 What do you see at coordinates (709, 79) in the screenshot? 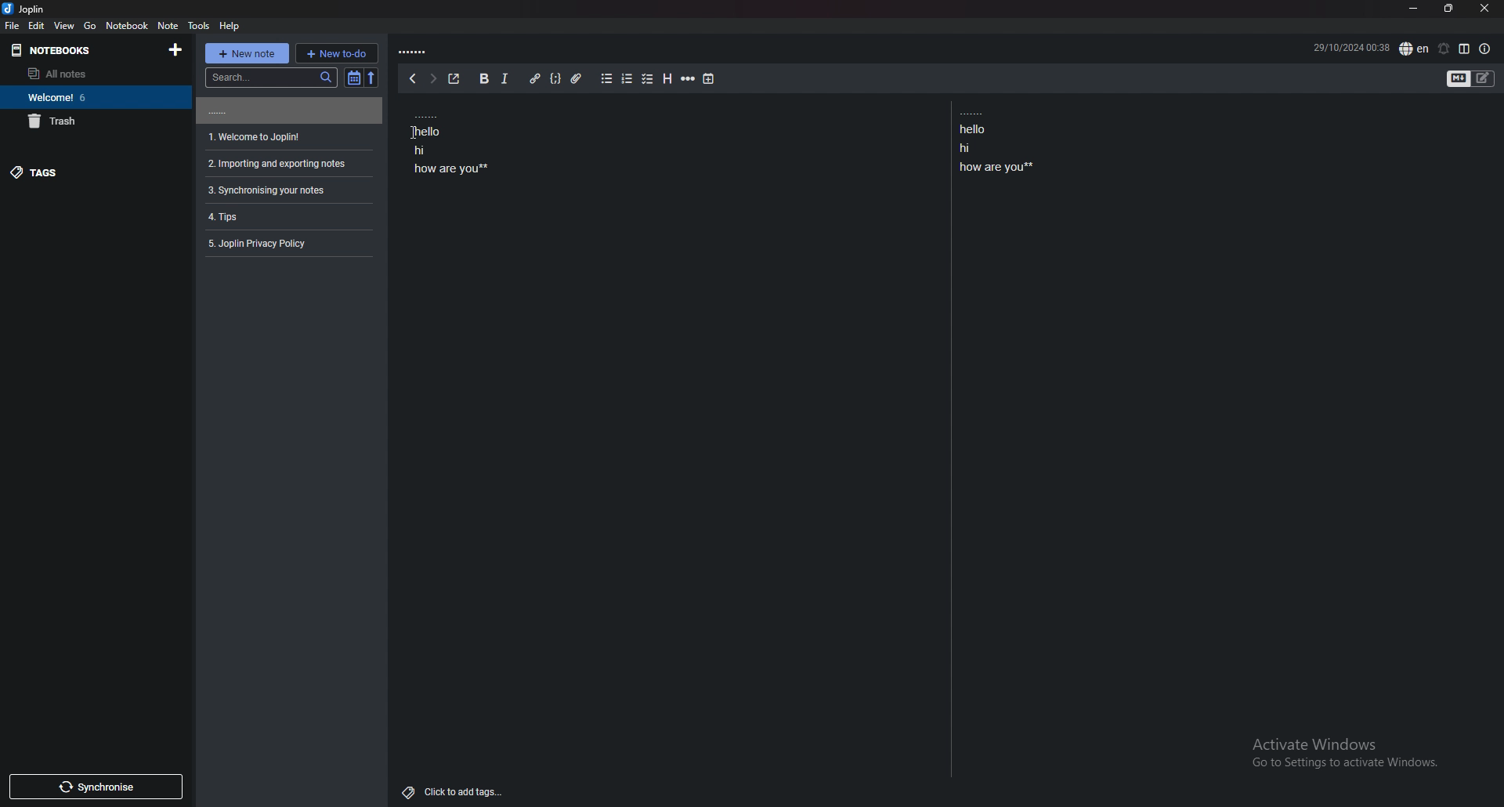
I see `add time` at bounding box center [709, 79].